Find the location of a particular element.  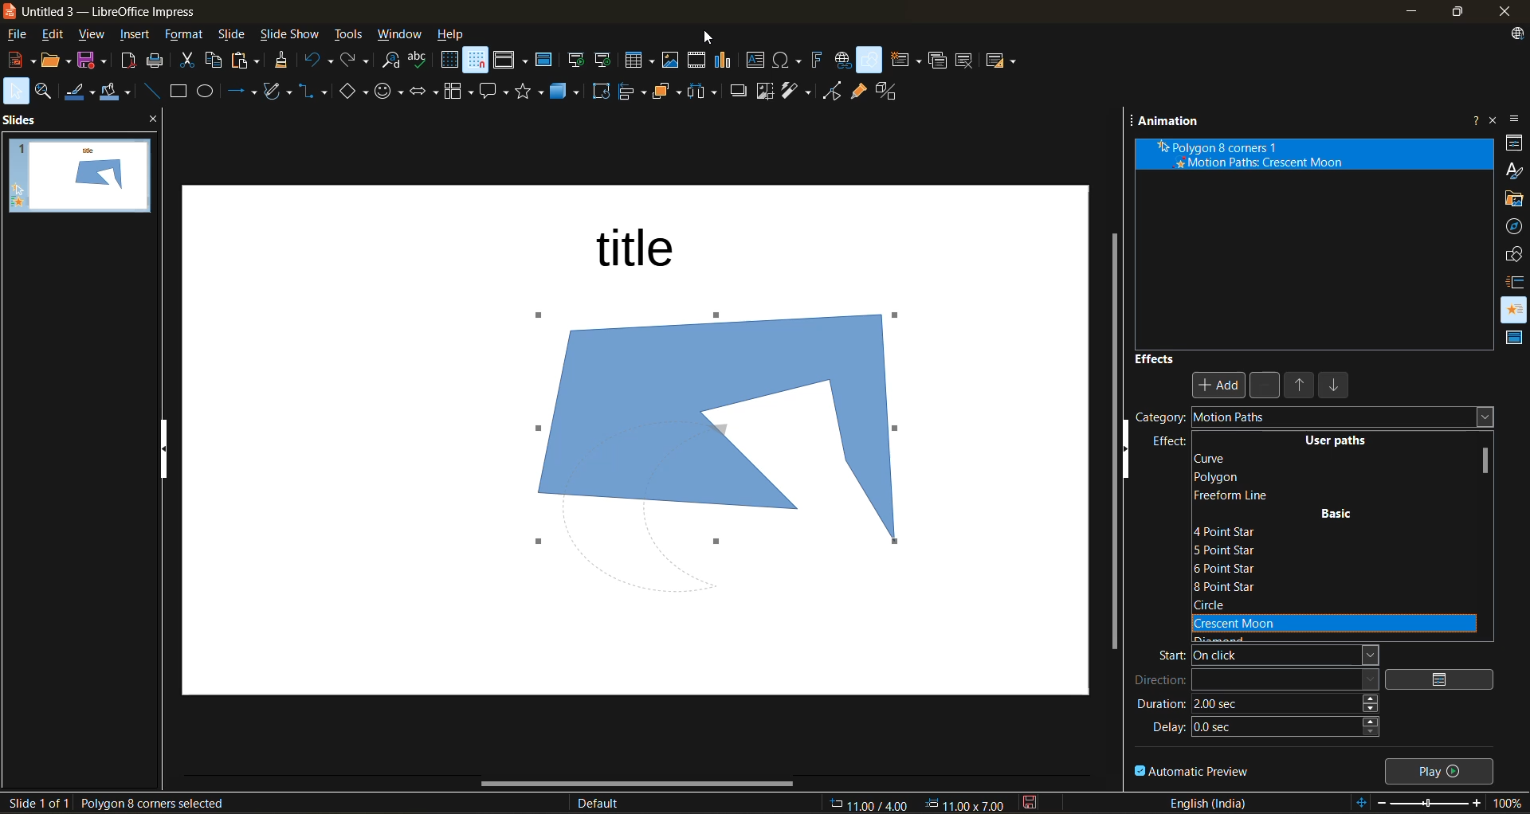

vertical scroll bar is located at coordinates (1486, 463).